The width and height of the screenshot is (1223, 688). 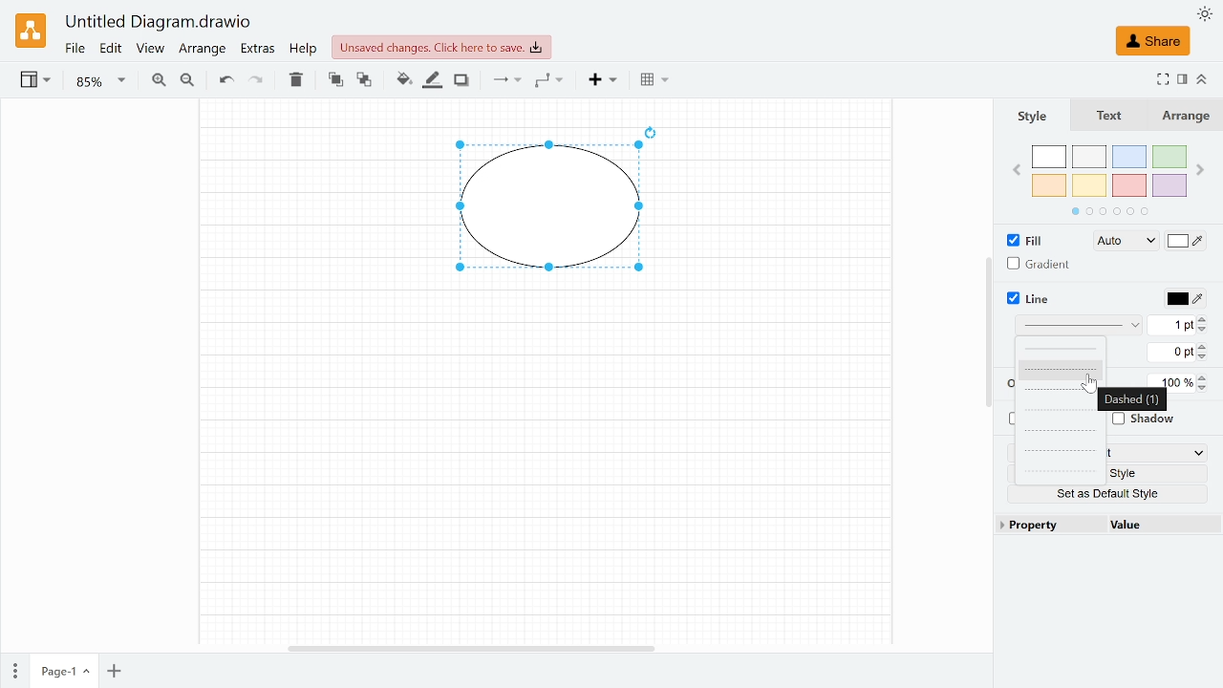 What do you see at coordinates (1062, 411) in the screenshot?
I see `Dashed 3` at bounding box center [1062, 411].